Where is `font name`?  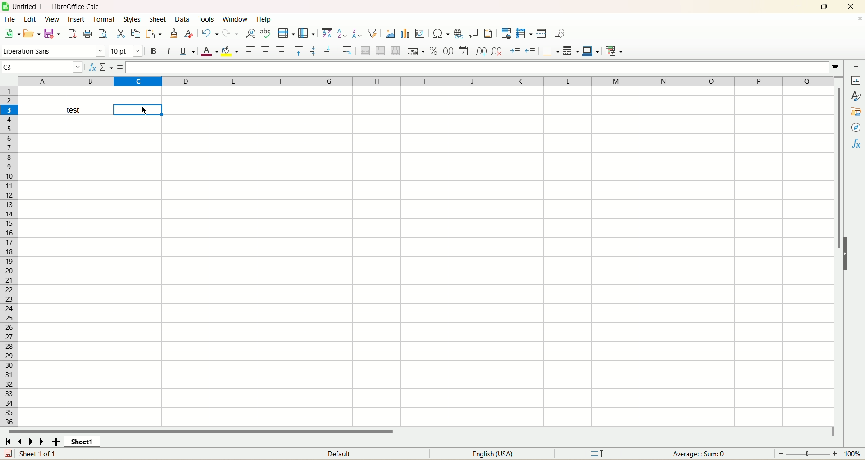
font name is located at coordinates (54, 51).